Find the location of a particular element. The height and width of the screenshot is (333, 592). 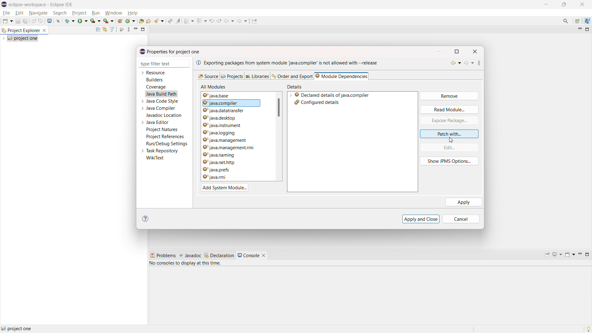

module dependencies is located at coordinates (341, 76).